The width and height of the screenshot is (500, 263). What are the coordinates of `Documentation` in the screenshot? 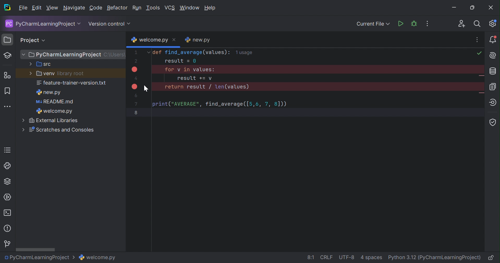 It's located at (492, 87).